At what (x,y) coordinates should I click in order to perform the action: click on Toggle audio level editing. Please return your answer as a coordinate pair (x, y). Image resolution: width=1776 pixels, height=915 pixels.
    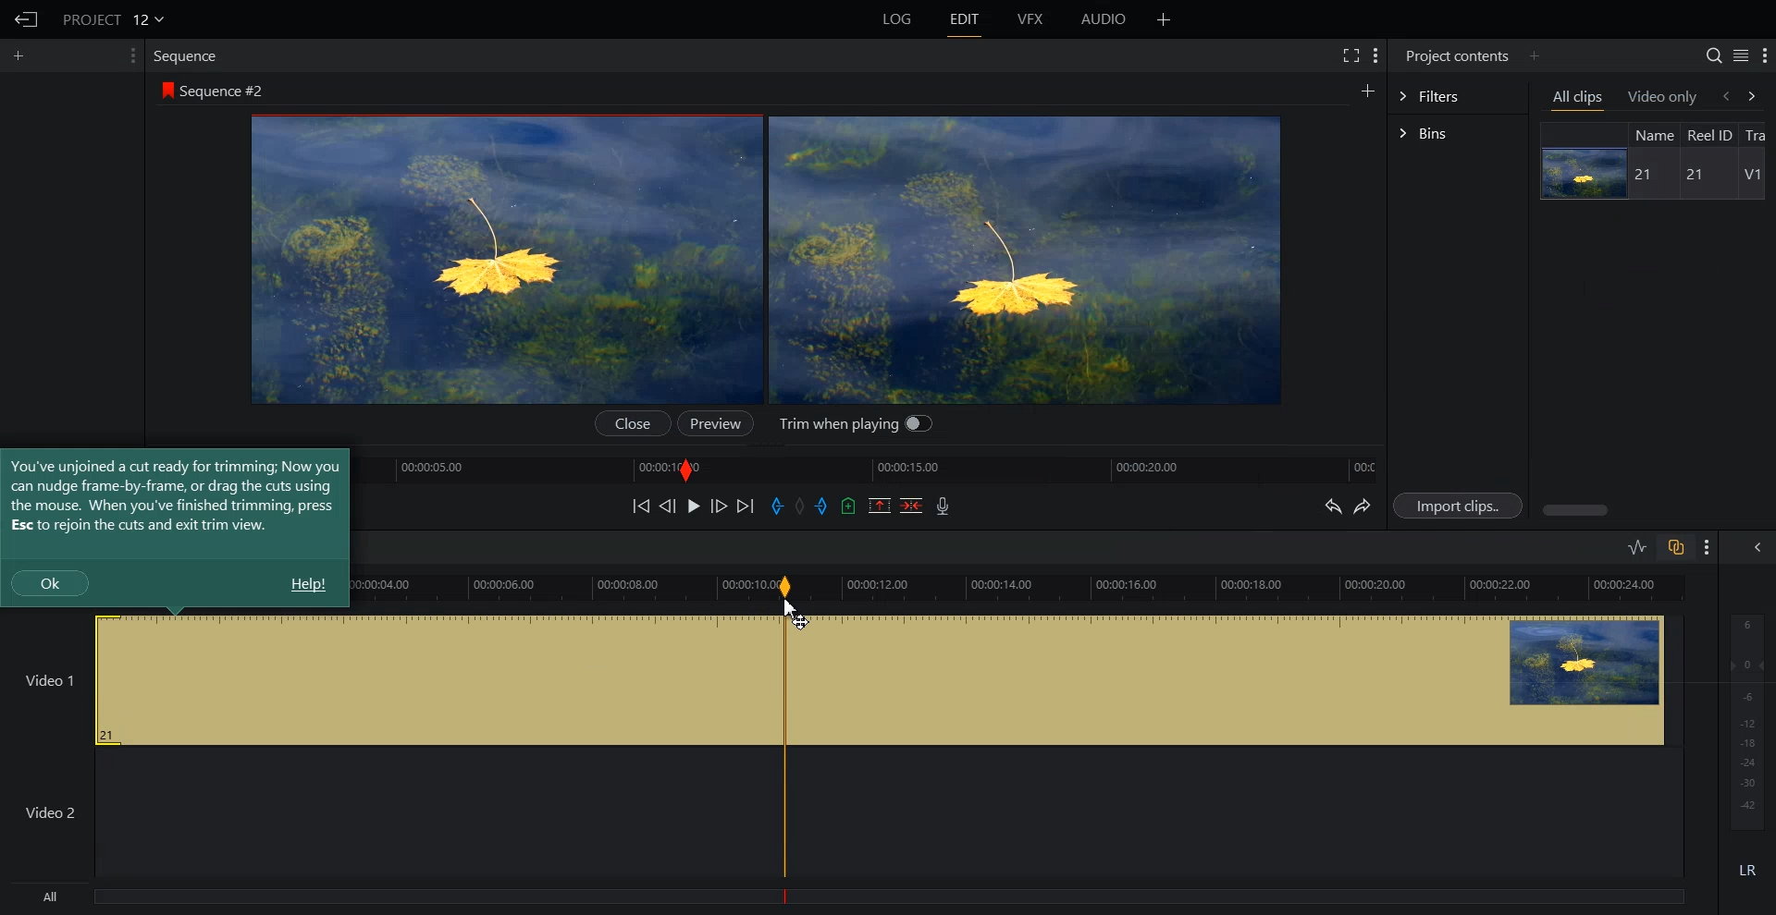
    Looking at the image, I should click on (1638, 546).